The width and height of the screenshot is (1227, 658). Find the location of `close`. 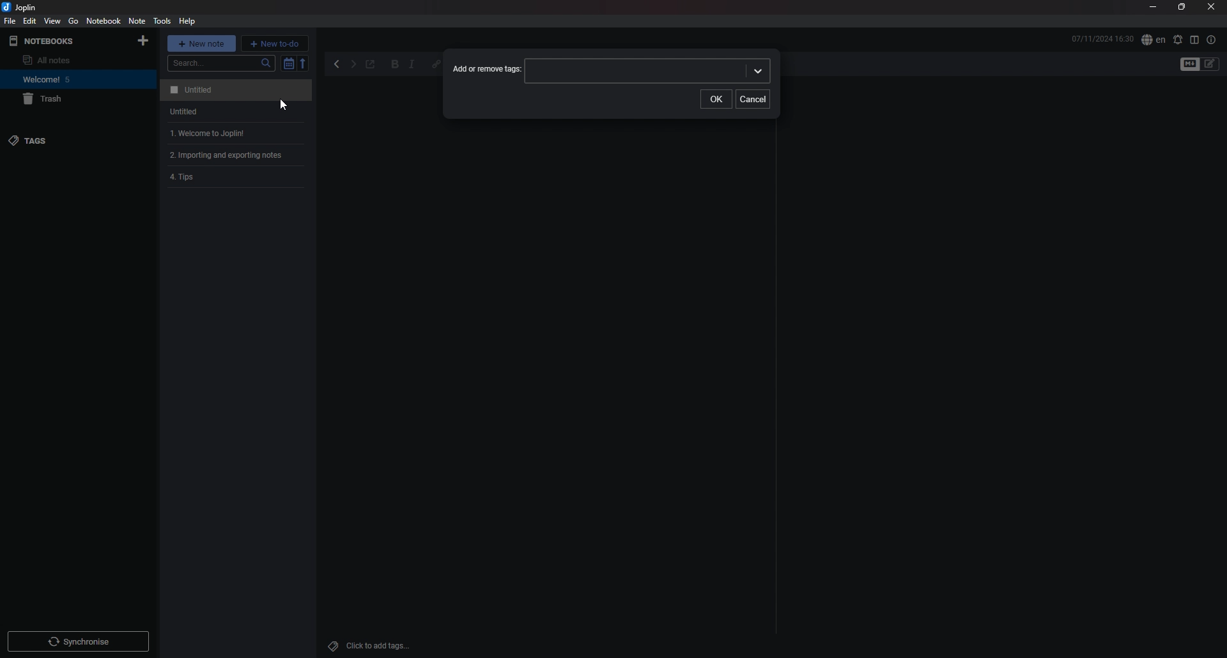

close is located at coordinates (1211, 8).